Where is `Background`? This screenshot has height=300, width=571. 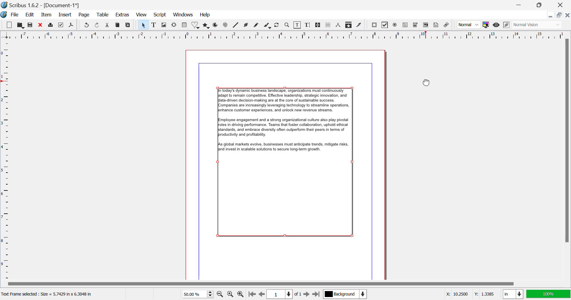
Background is located at coordinates (344, 294).